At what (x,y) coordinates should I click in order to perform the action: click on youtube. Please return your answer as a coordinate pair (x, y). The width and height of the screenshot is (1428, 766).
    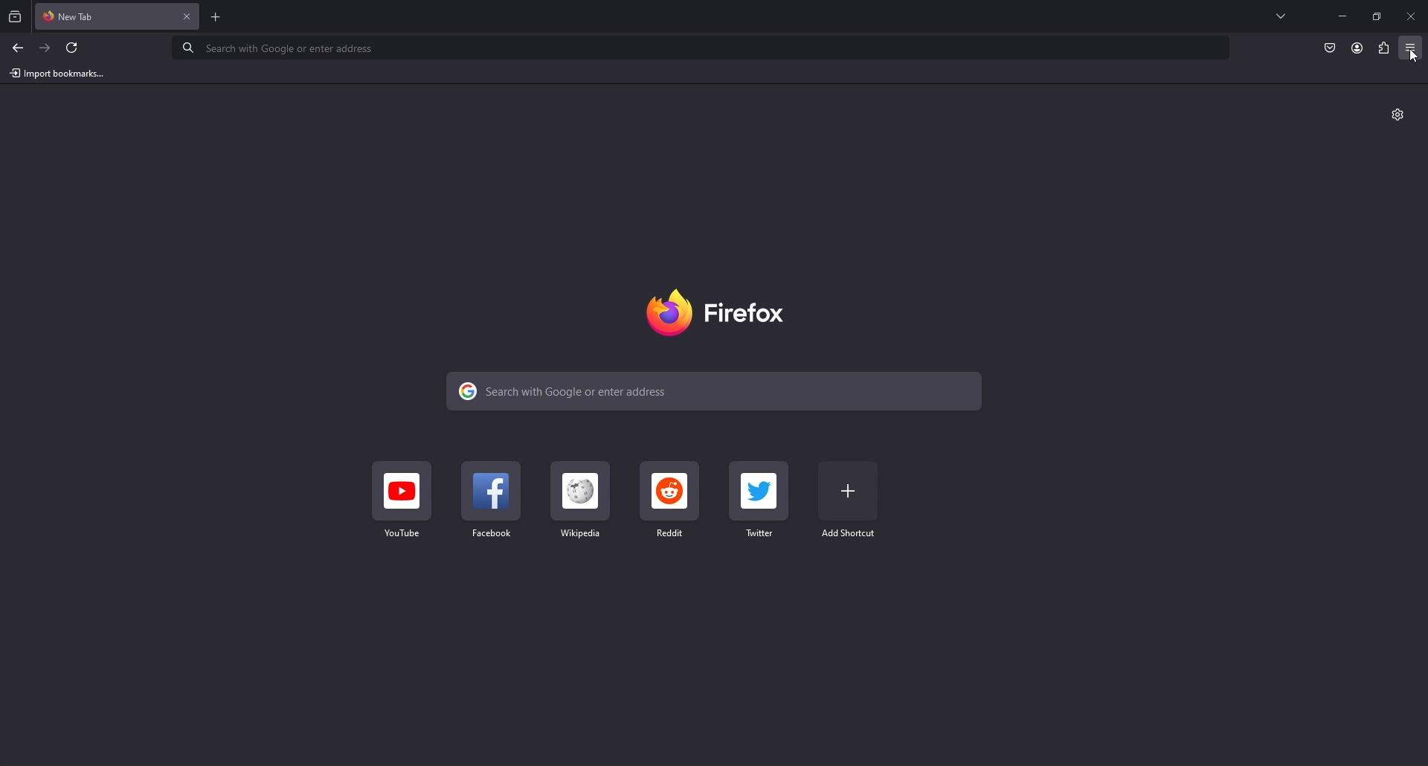
    Looking at the image, I should click on (399, 502).